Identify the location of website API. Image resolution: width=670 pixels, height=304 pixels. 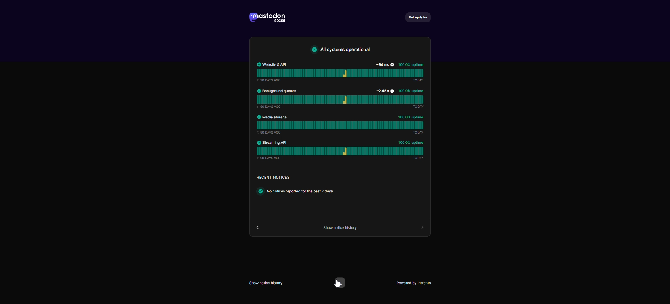
(341, 71).